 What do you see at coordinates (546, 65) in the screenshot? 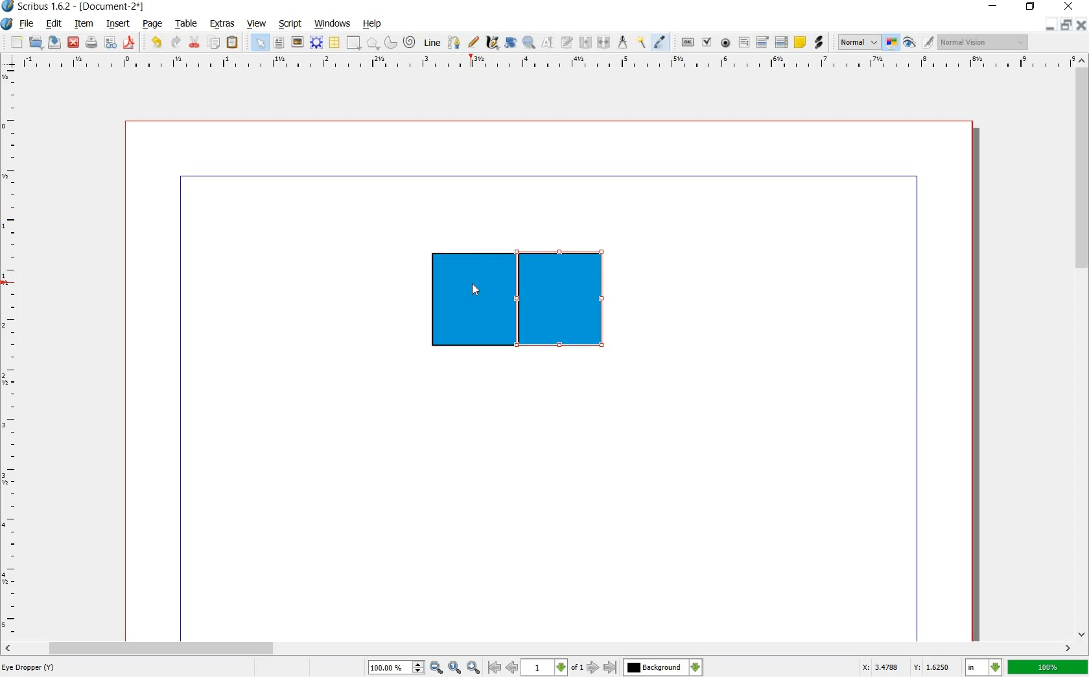
I see `ruler` at bounding box center [546, 65].